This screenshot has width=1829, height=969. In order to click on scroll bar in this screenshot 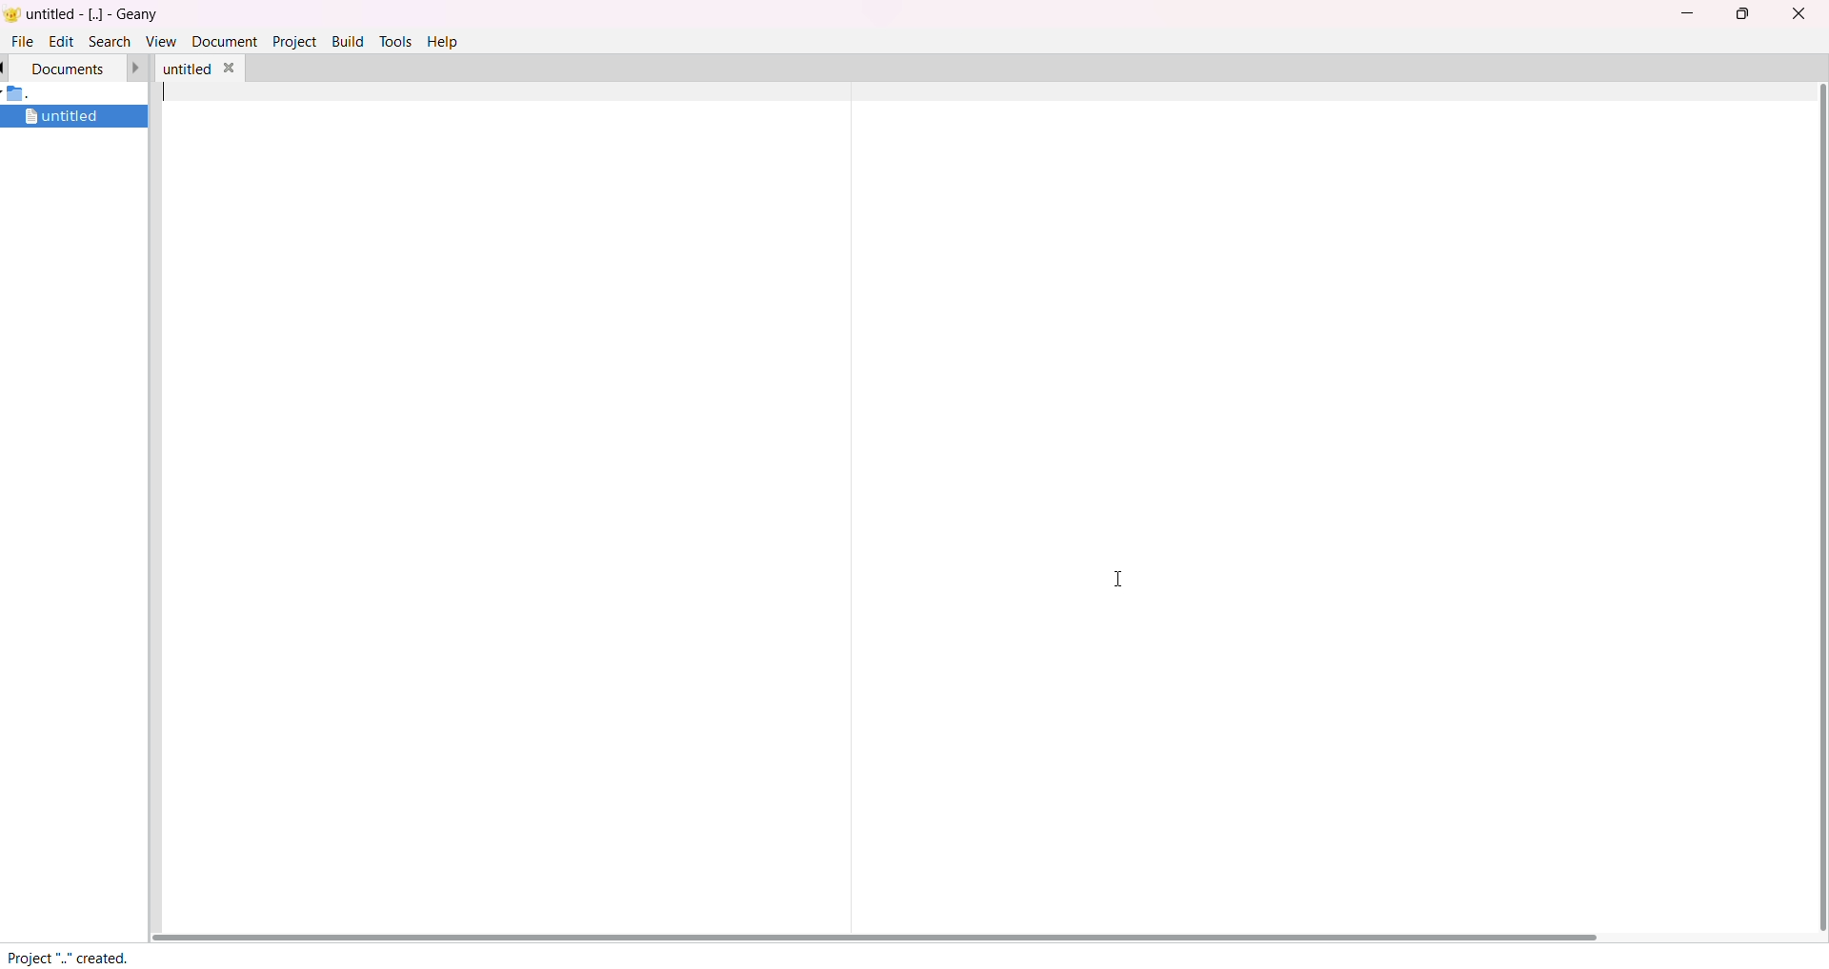, I will do `click(1819, 508)`.